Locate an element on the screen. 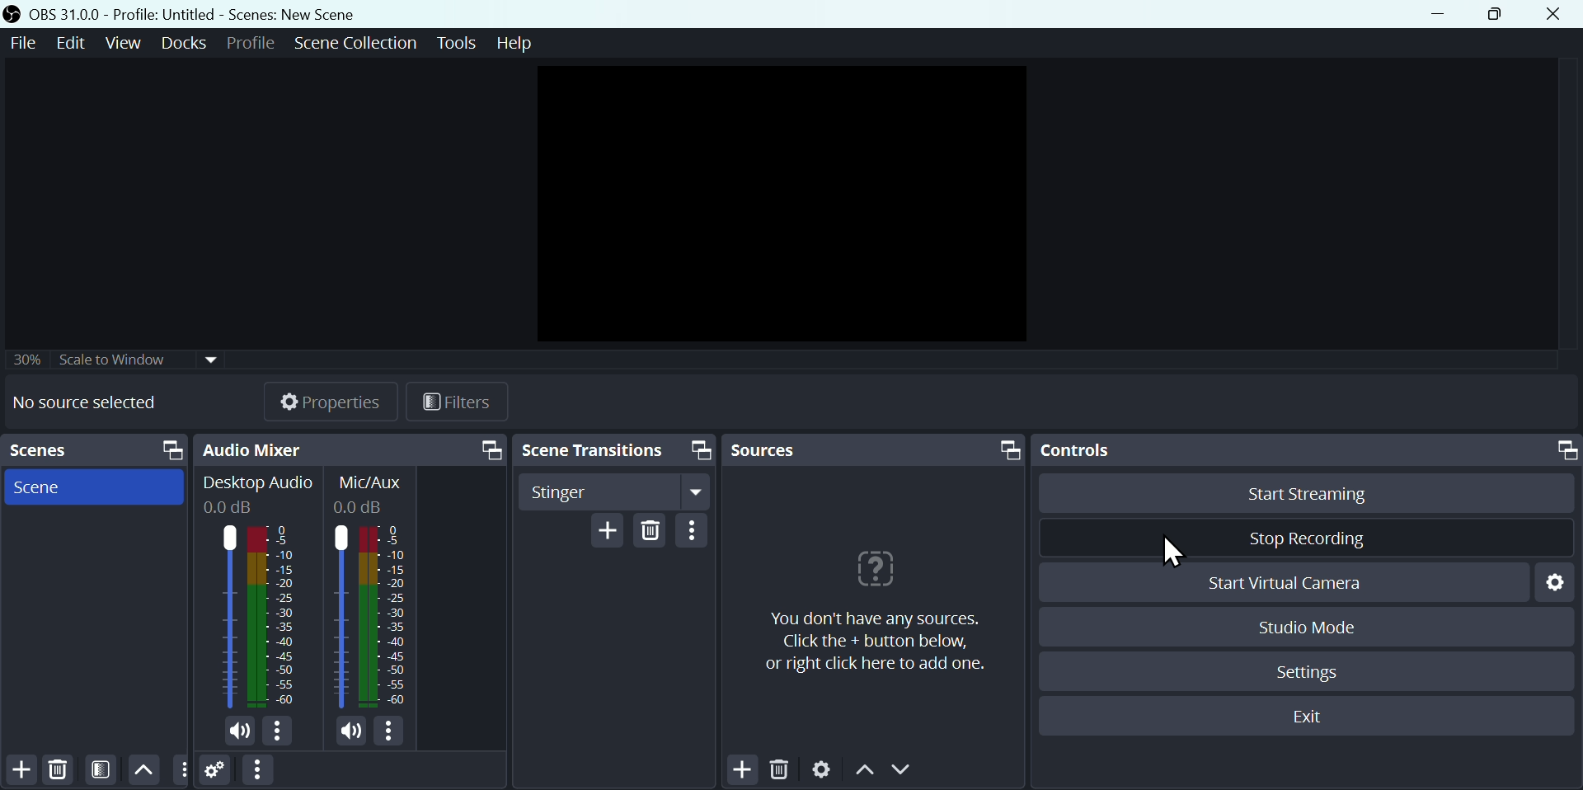  Mic/Aux is located at coordinates (376, 592).